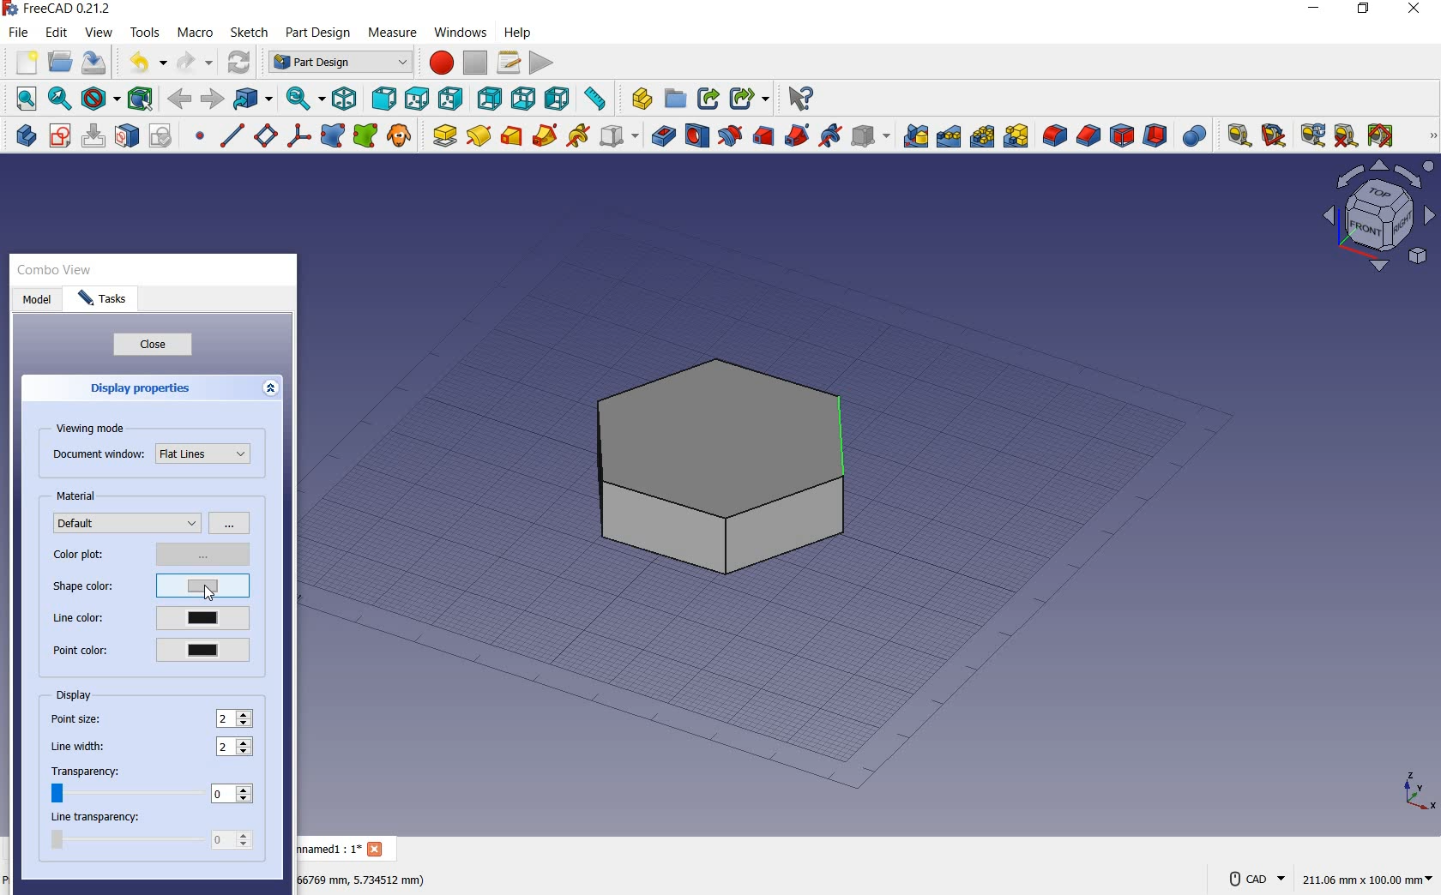 This screenshot has width=1441, height=895. Describe the element at coordinates (365, 136) in the screenshot. I see `create s sub-object shape binder` at that location.